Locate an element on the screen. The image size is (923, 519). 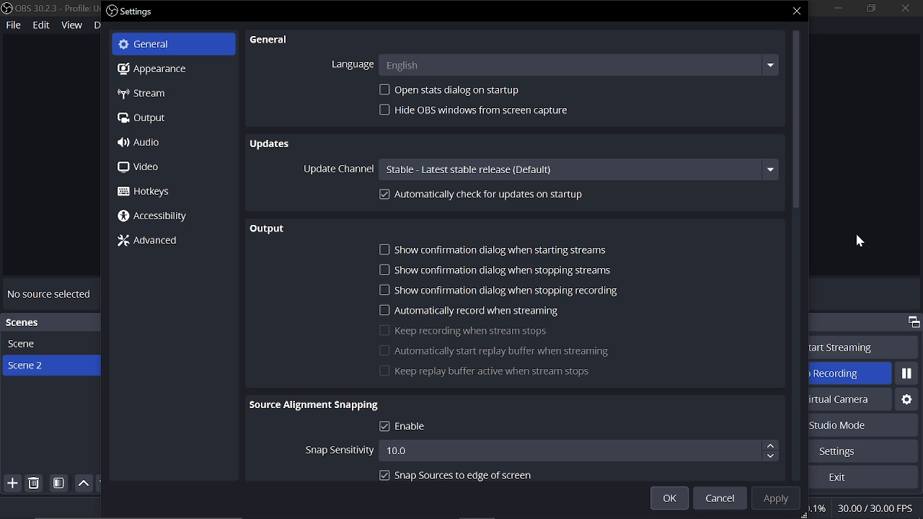
file is located at coordinates (13, 26).